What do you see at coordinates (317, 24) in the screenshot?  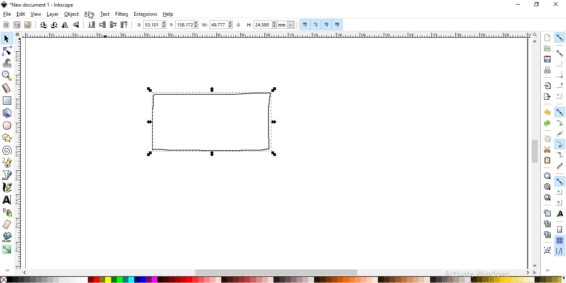 I see `` at bounding box center [317, 24].